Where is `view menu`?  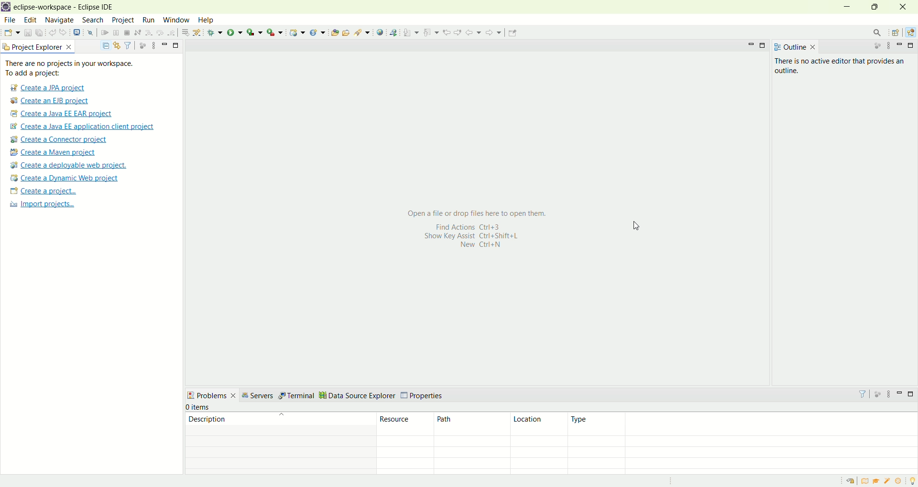 view menu is located at coordinates (154, 46).